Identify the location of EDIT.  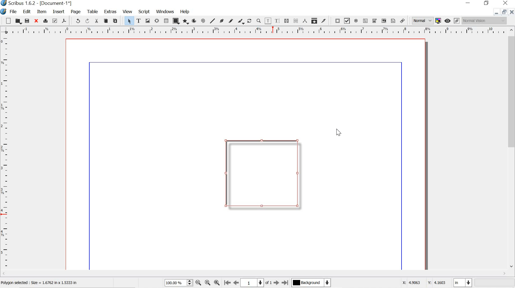
(28, 12).